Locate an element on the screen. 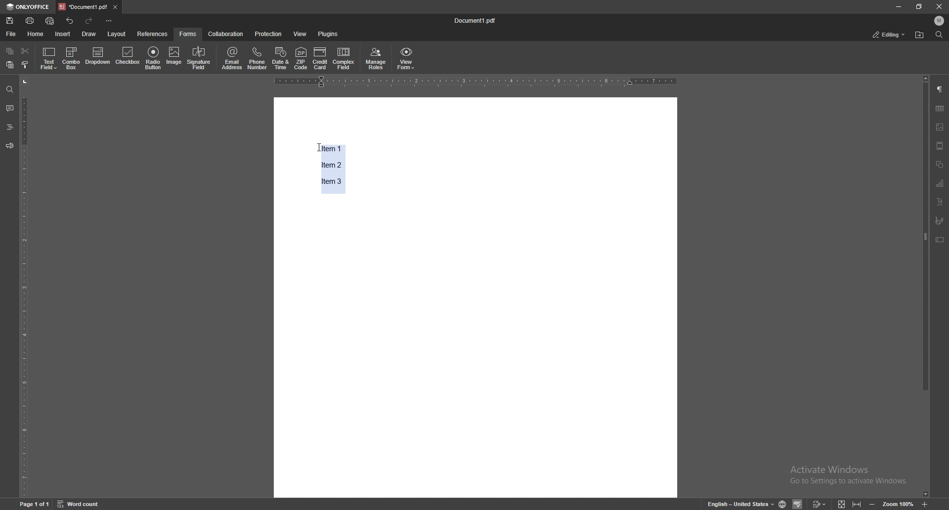  checkbox is located at coordinates (128, 57).